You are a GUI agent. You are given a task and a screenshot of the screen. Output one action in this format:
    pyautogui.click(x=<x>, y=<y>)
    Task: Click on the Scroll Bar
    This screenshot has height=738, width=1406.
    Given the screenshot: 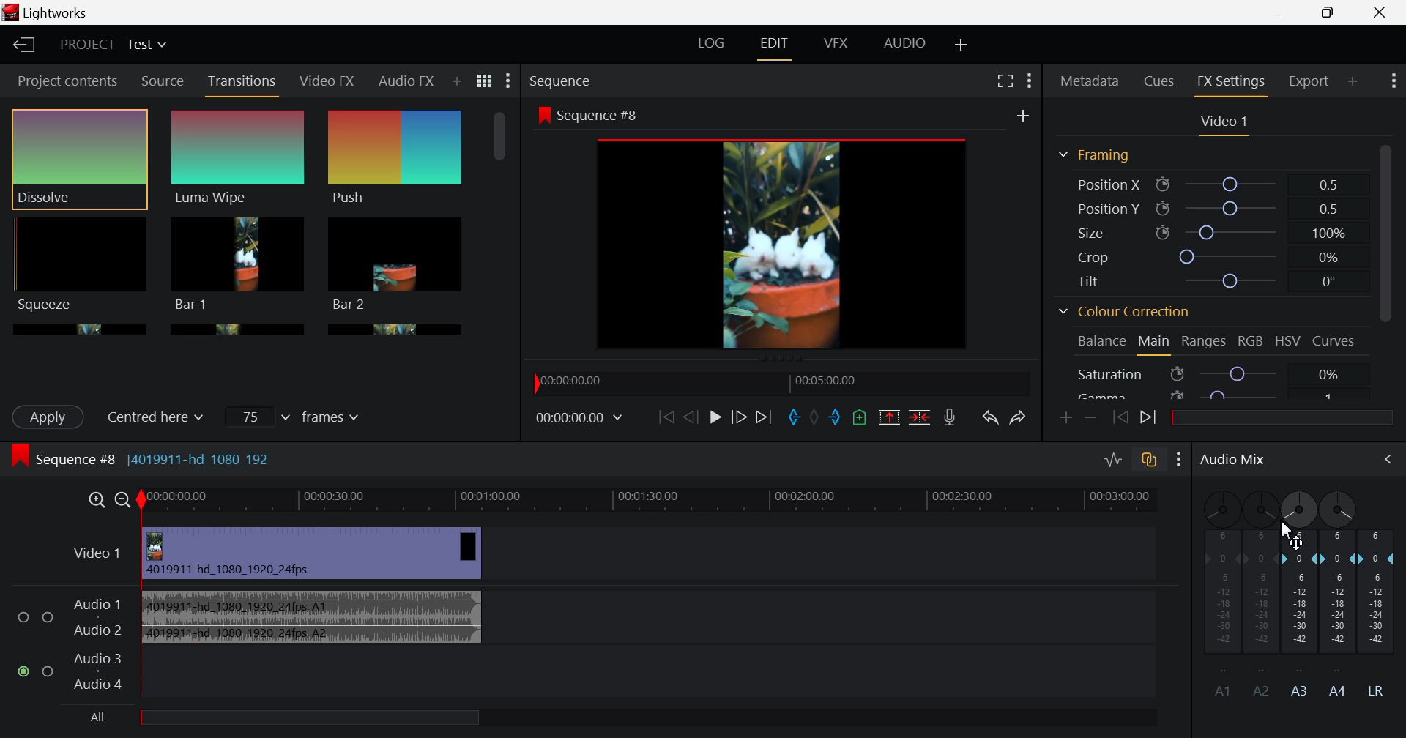 What is the action you would take?
    pyautogui.click(x=499, y=215)
    